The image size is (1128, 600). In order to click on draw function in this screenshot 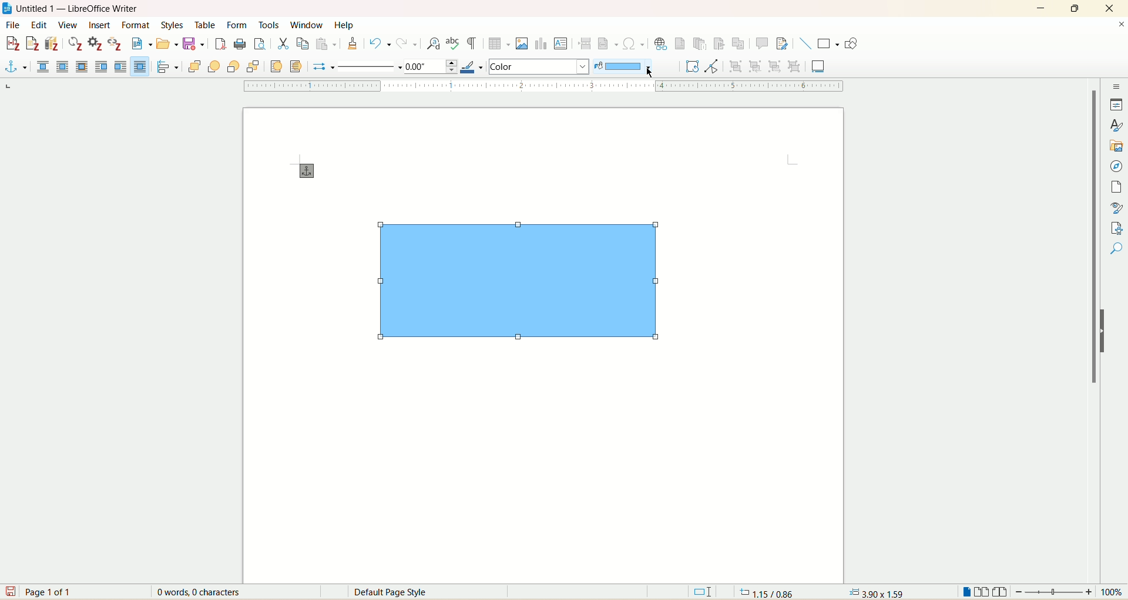, I will do `click(851, 45)`.